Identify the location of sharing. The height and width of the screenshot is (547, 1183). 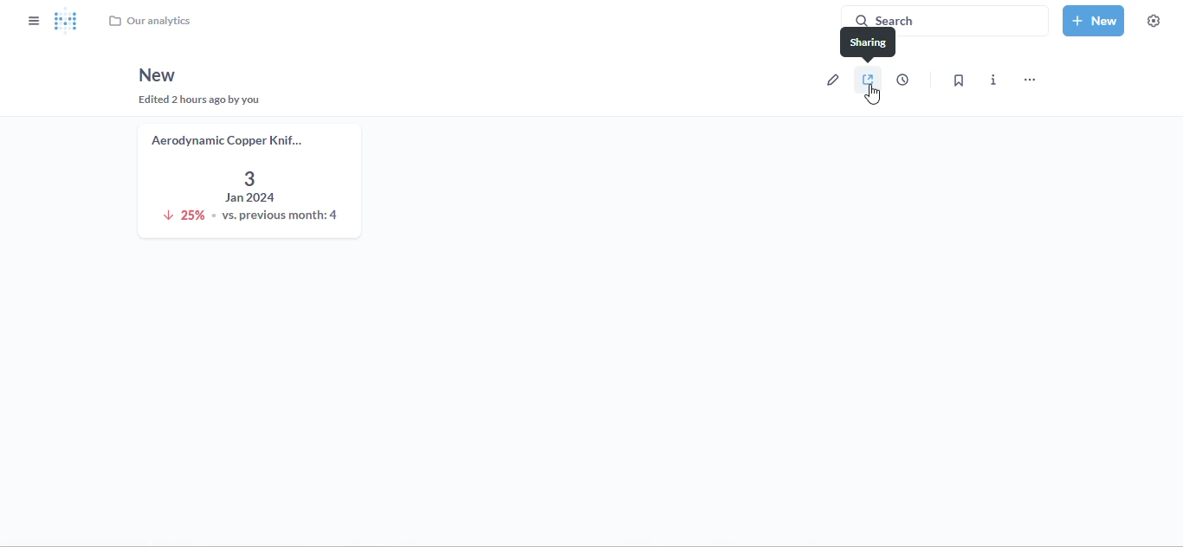
(868, 48).